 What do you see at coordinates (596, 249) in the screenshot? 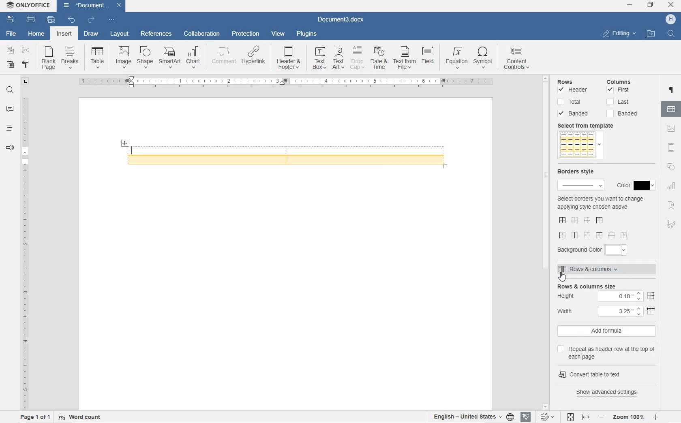
I see `background color` at bounding box center [596, 249].